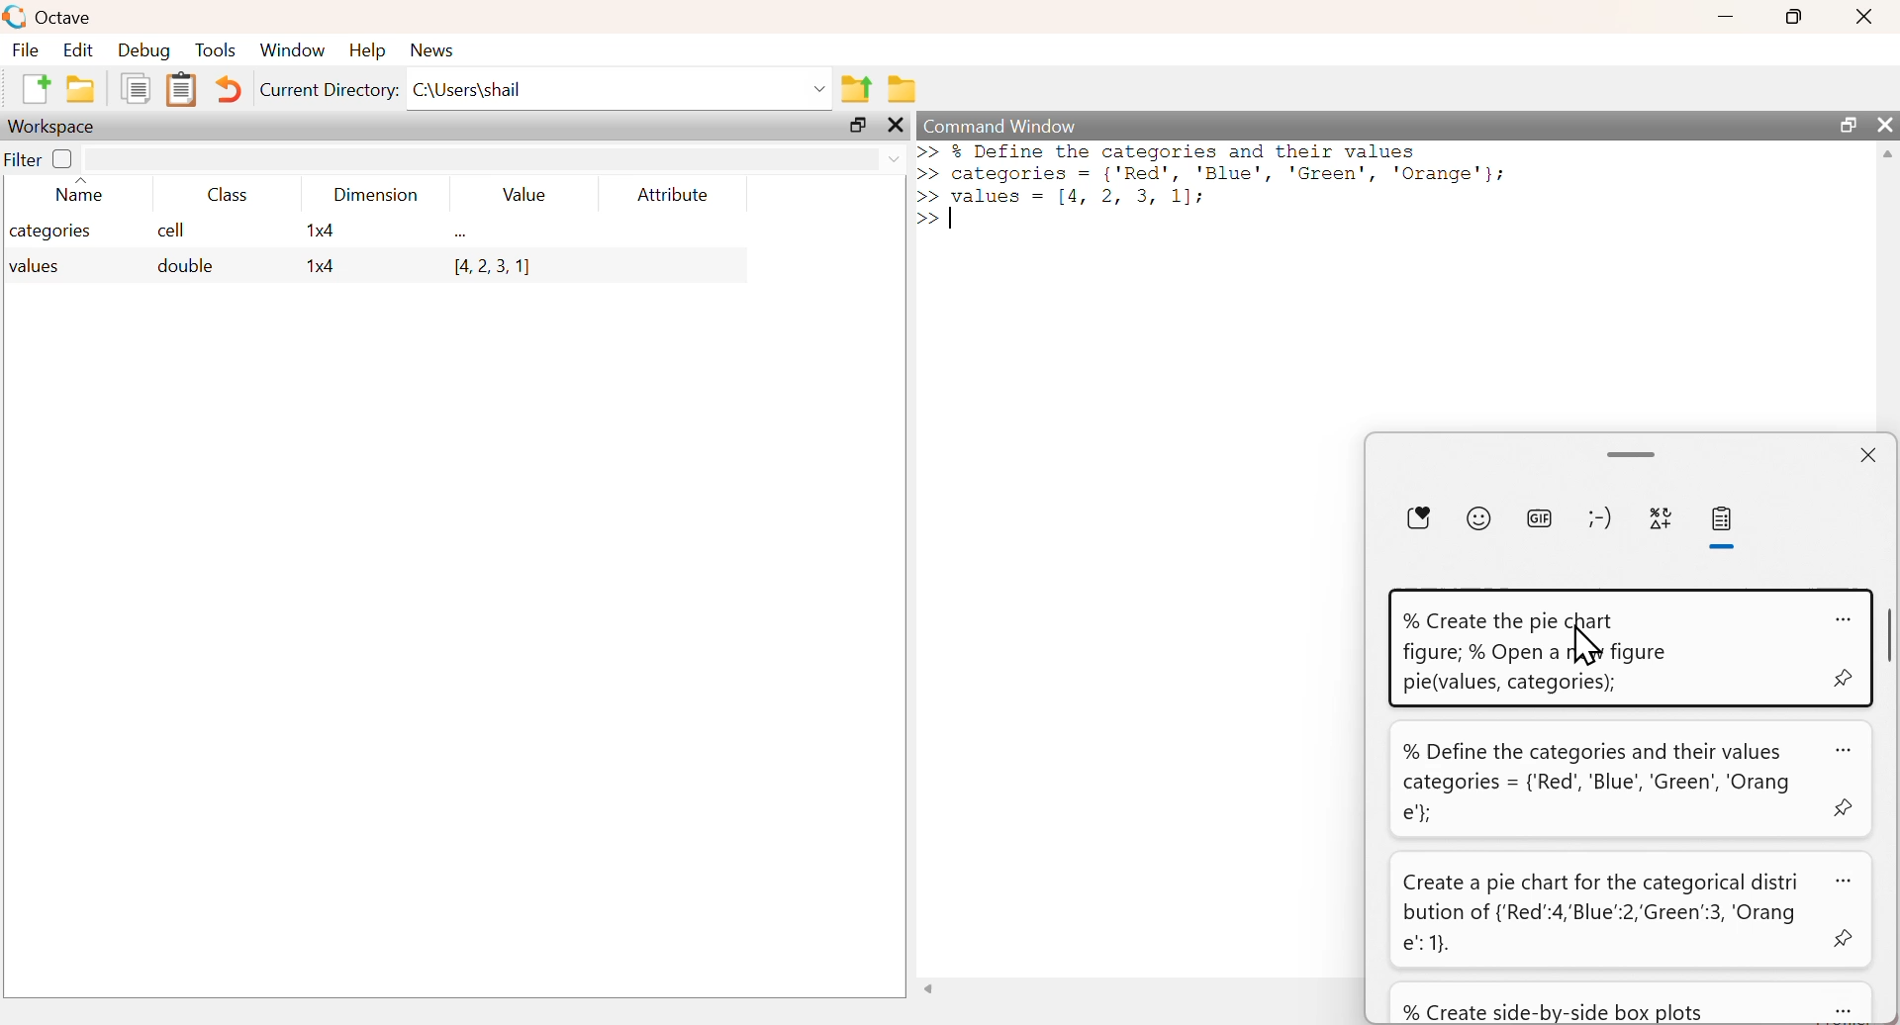  Describe the element at coordinates (323, 265) in the screenshot. I see `1x4` at that location.